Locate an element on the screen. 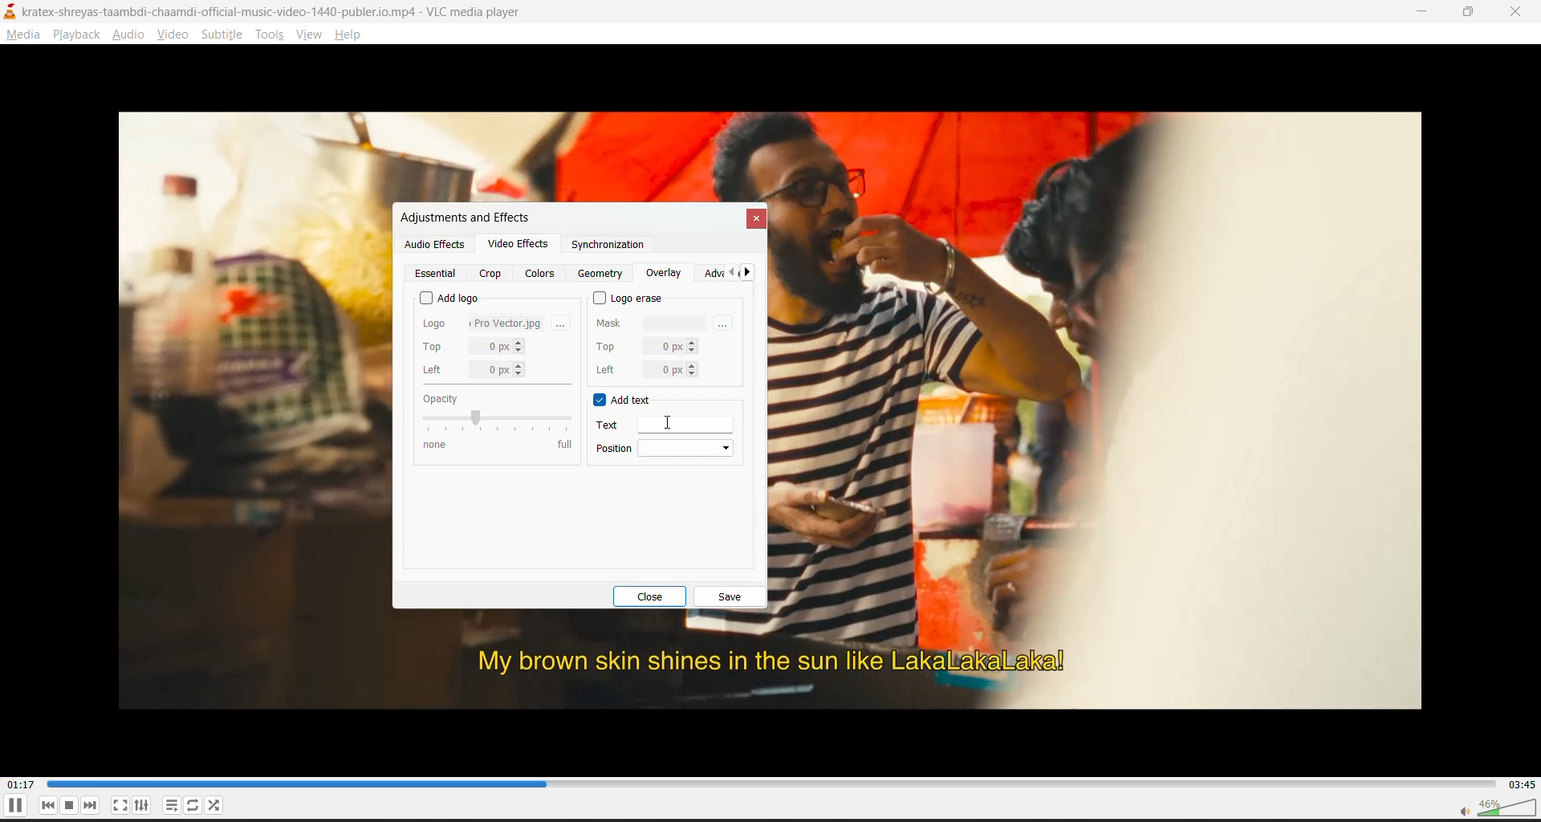  playlist is located at coordinates (169, 806).